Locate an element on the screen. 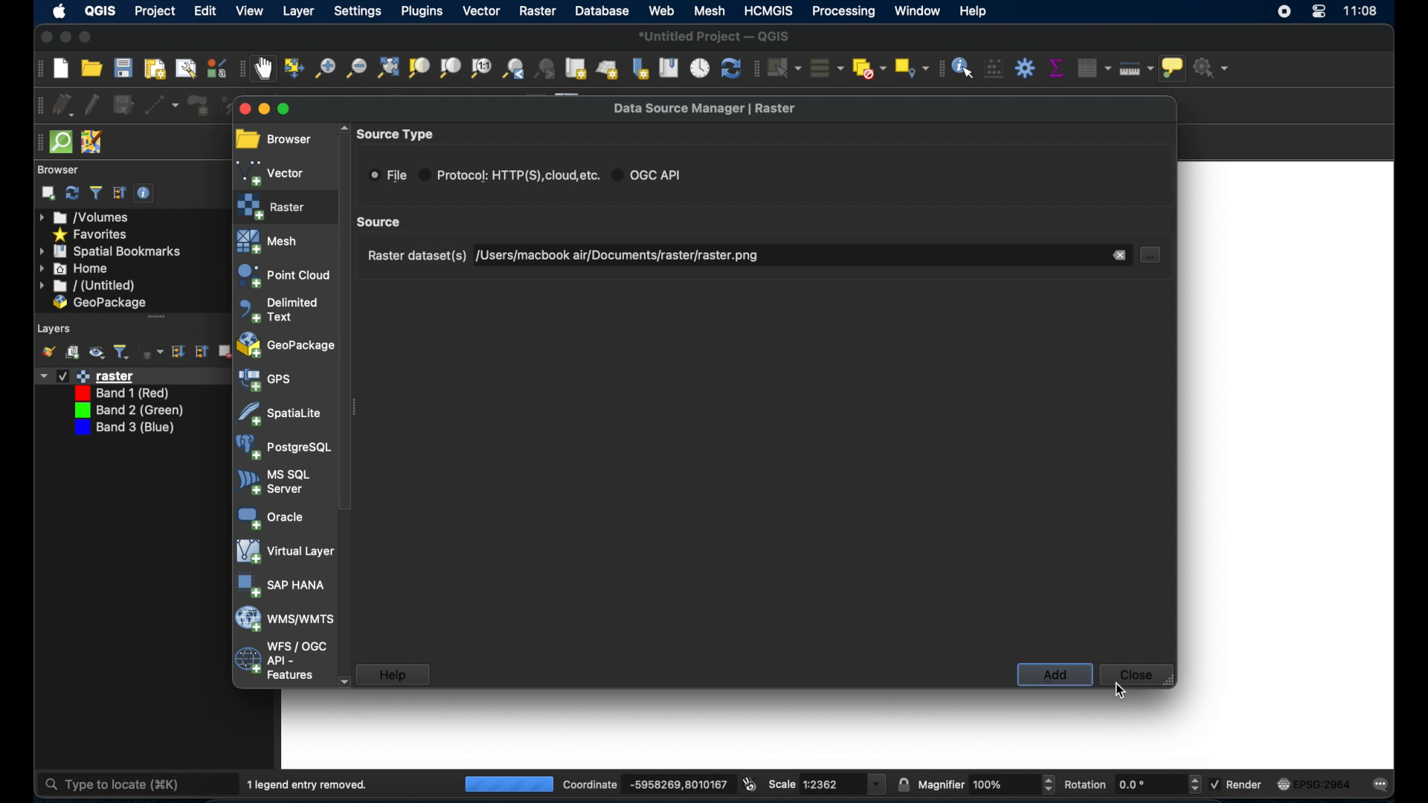 The width and height of the screenshot is (1428, 803). open field calculator is located at coordinates (994, 68).